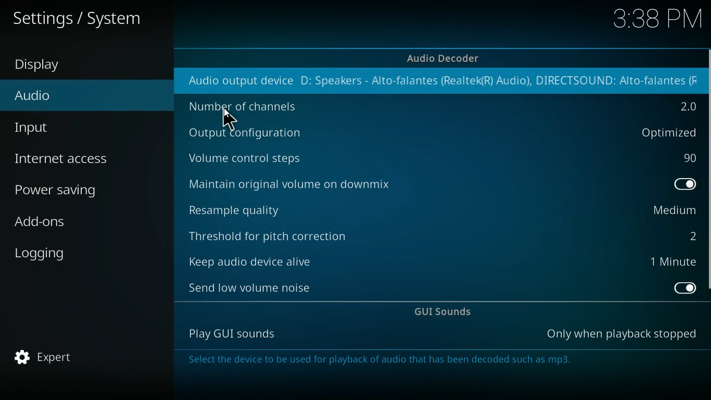 This screenshot has width=711, height=400. Describe the element at coordinates (253, 208) in the screenshot. I see `resample quality` at that location.